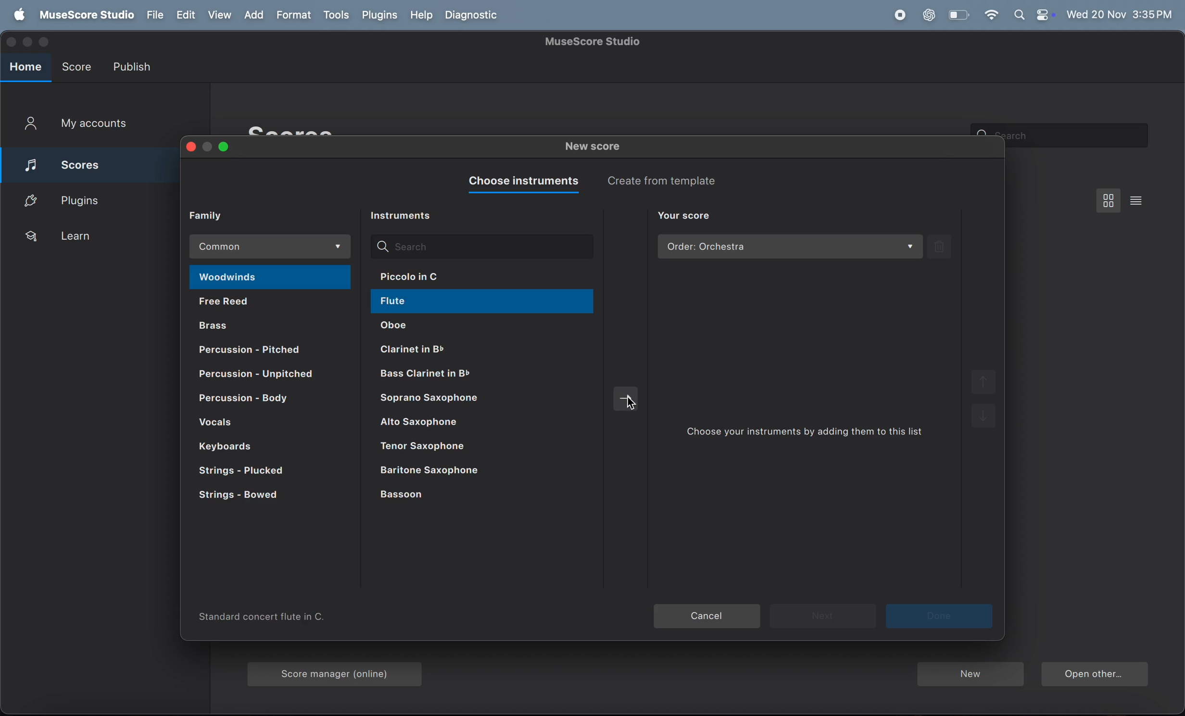 Image resolution: width=1185 pixels, height=716 pixels. What do you see at coordinates (81, 162) in the screenshot?
I see `score` at bounding box center [81, 162].